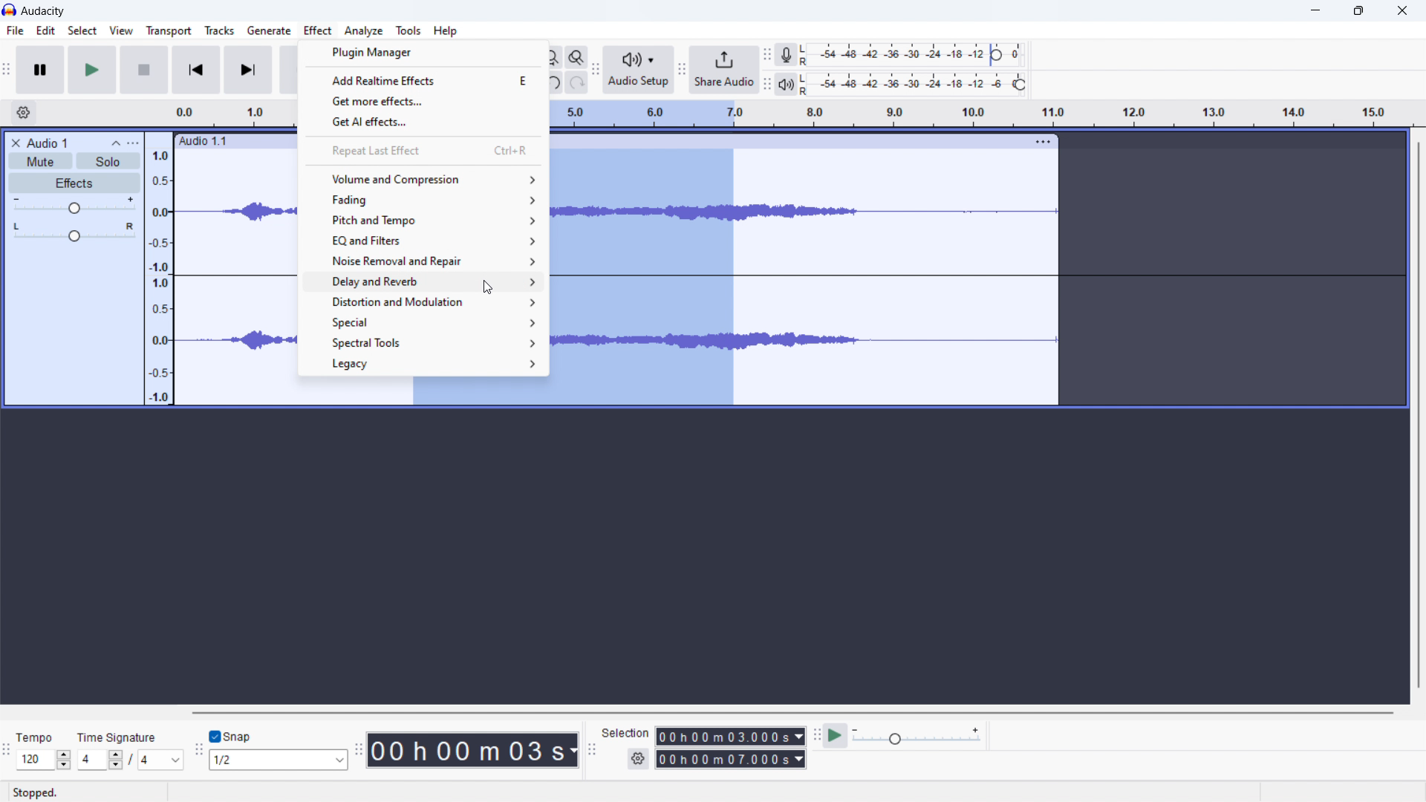  What do you see at coordinates (421, 240) in the screenshot?
I see `eq and filters` at bounding box center [421, 240].